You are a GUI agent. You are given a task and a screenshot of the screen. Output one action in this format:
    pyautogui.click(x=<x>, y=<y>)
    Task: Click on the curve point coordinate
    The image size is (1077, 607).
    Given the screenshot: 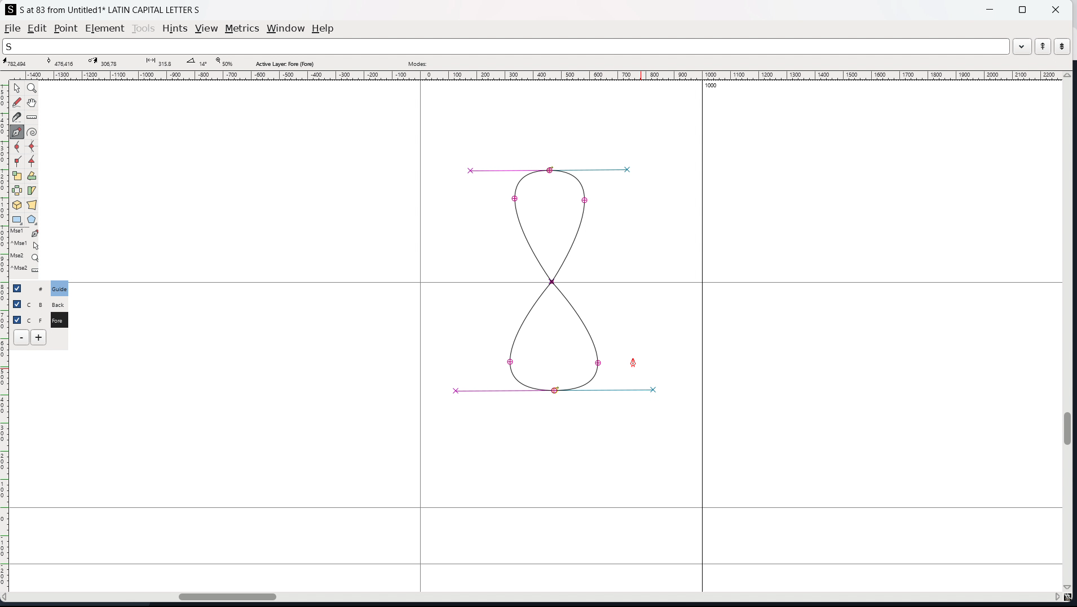 What is the action you would take?
    pyautogui.click(x=64, y=62)
    